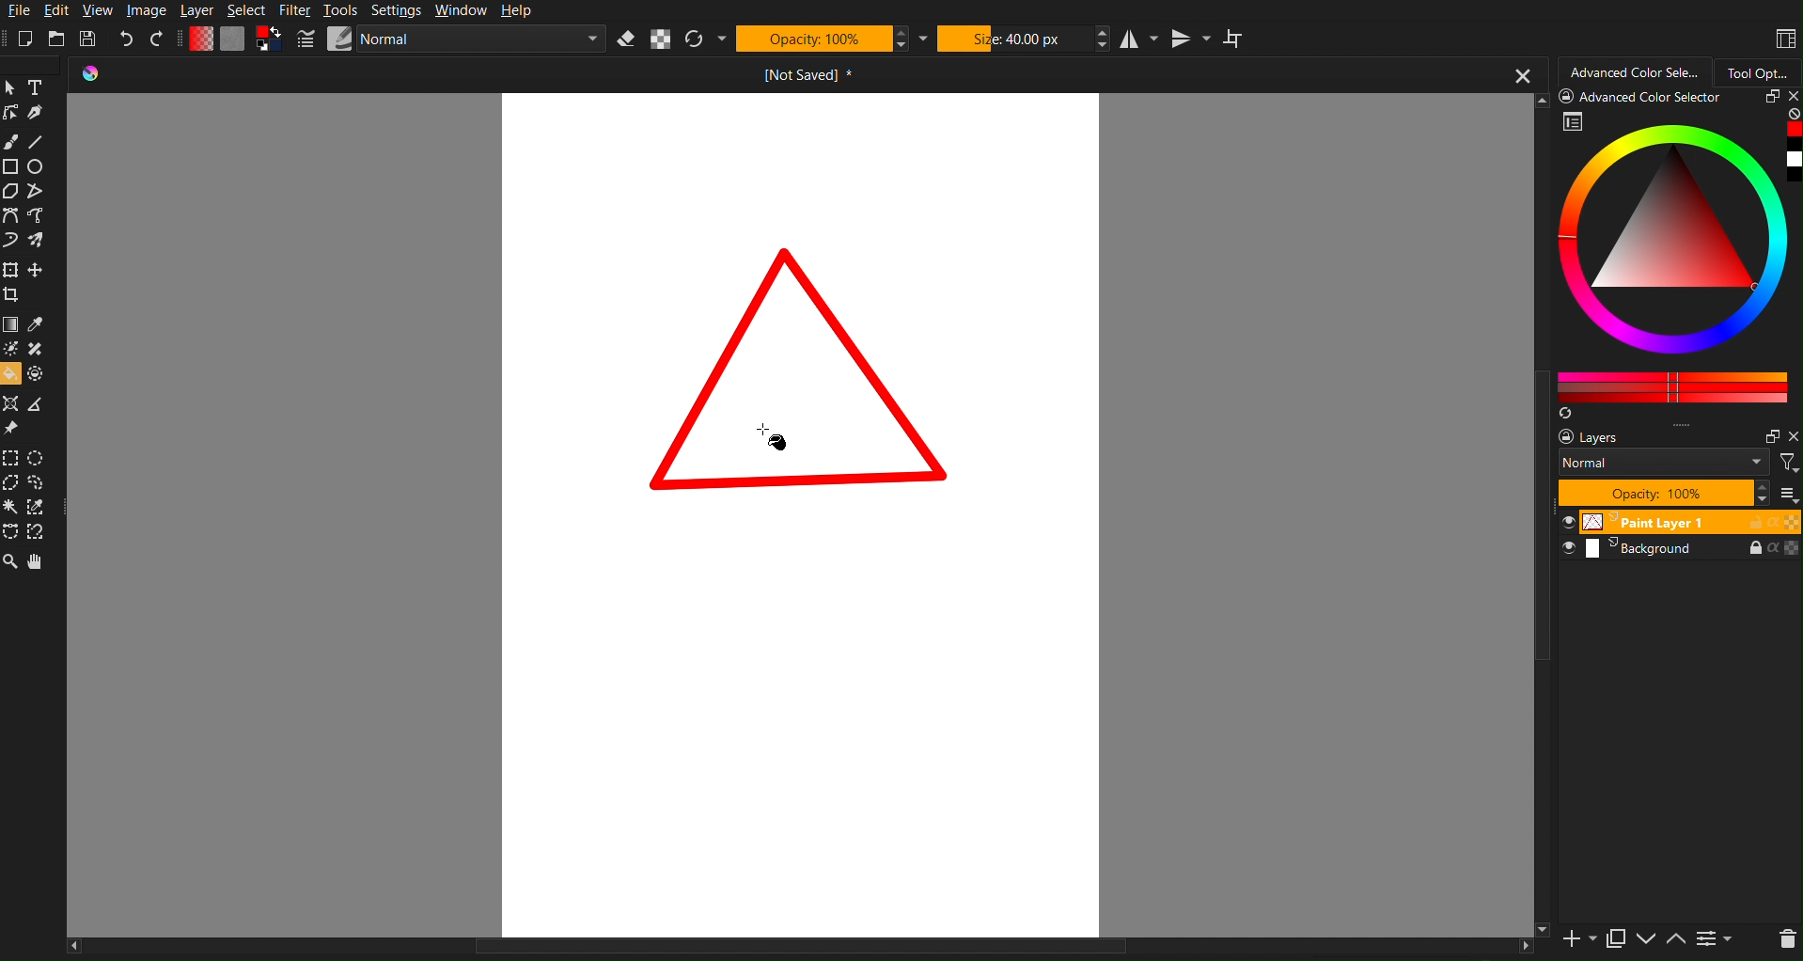 The height and width of the screenshot is (961, 1803). What do you see at coordinates (57, 39) in the screenshot?
I see `Open` at bounding box center [57, 39].